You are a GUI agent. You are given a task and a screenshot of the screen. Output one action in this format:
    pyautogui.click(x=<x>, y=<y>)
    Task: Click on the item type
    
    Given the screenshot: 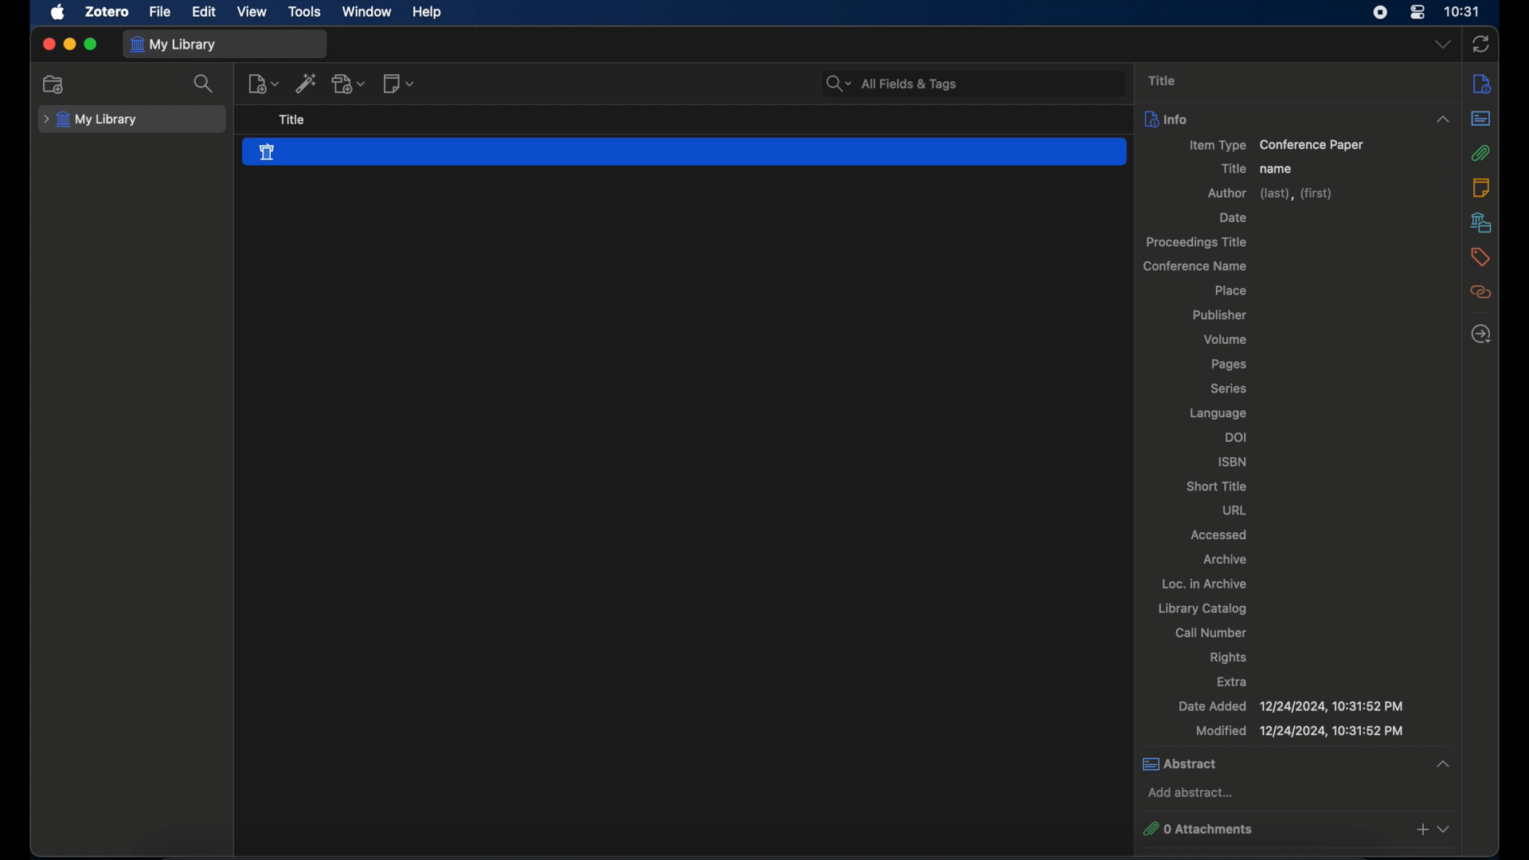 What is the action you would take?
    pyautogui.click(x=1276, y=146)
    